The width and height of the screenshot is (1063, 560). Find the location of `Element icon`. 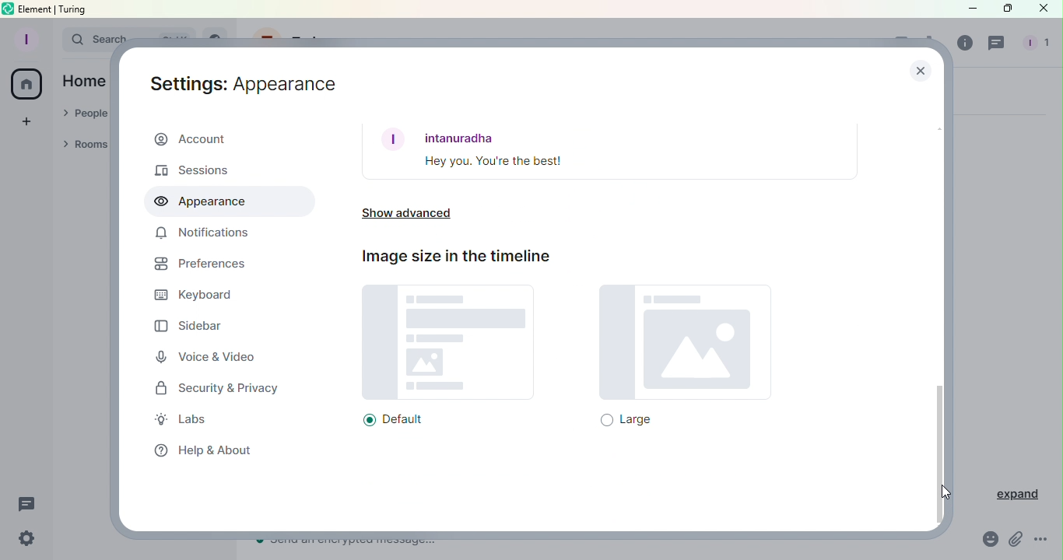

Element icon is located at coordinates (9, 9).